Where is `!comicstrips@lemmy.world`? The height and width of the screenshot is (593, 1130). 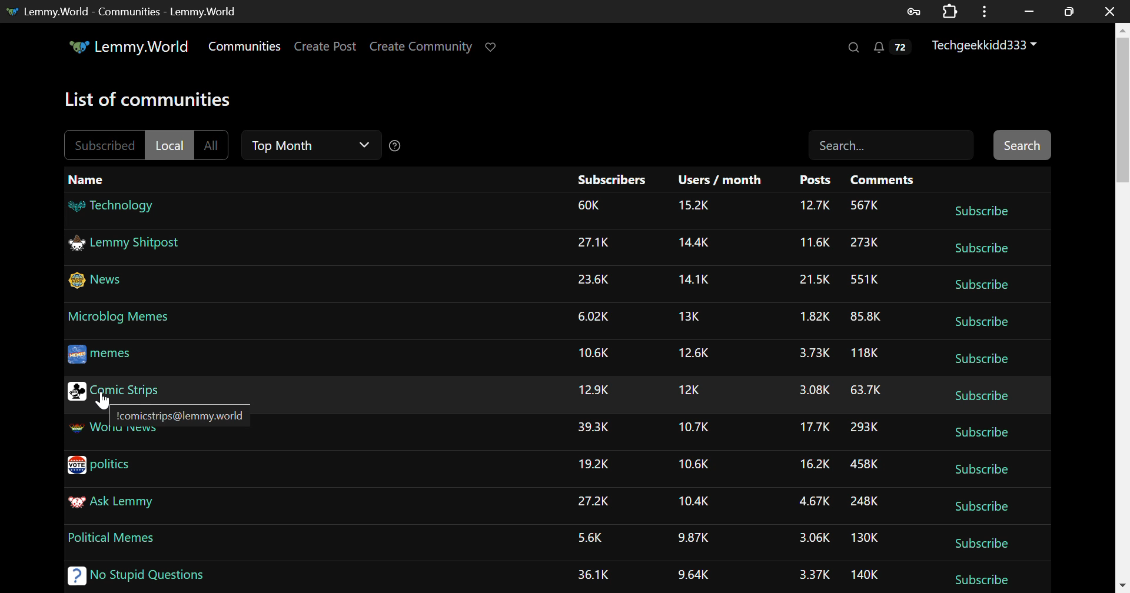 !comicstrips@lemmy.world is located at coordinates (178, 412).